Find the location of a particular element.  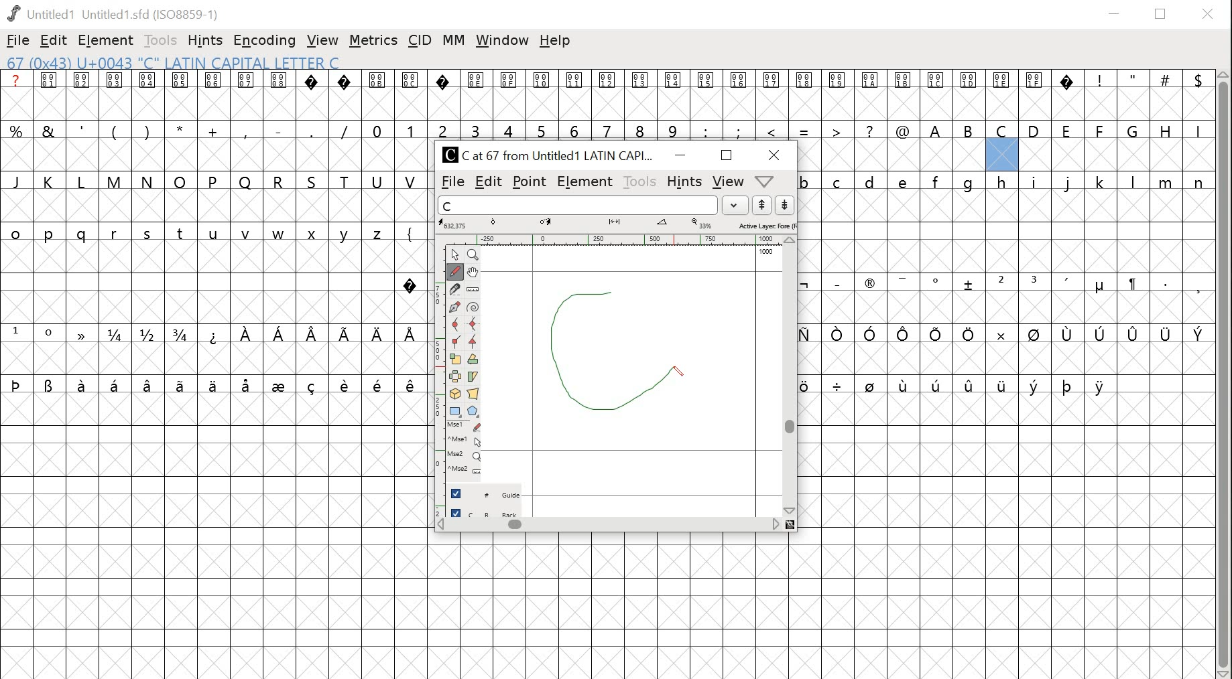

mouse left button is located at coordinates (467, 427).